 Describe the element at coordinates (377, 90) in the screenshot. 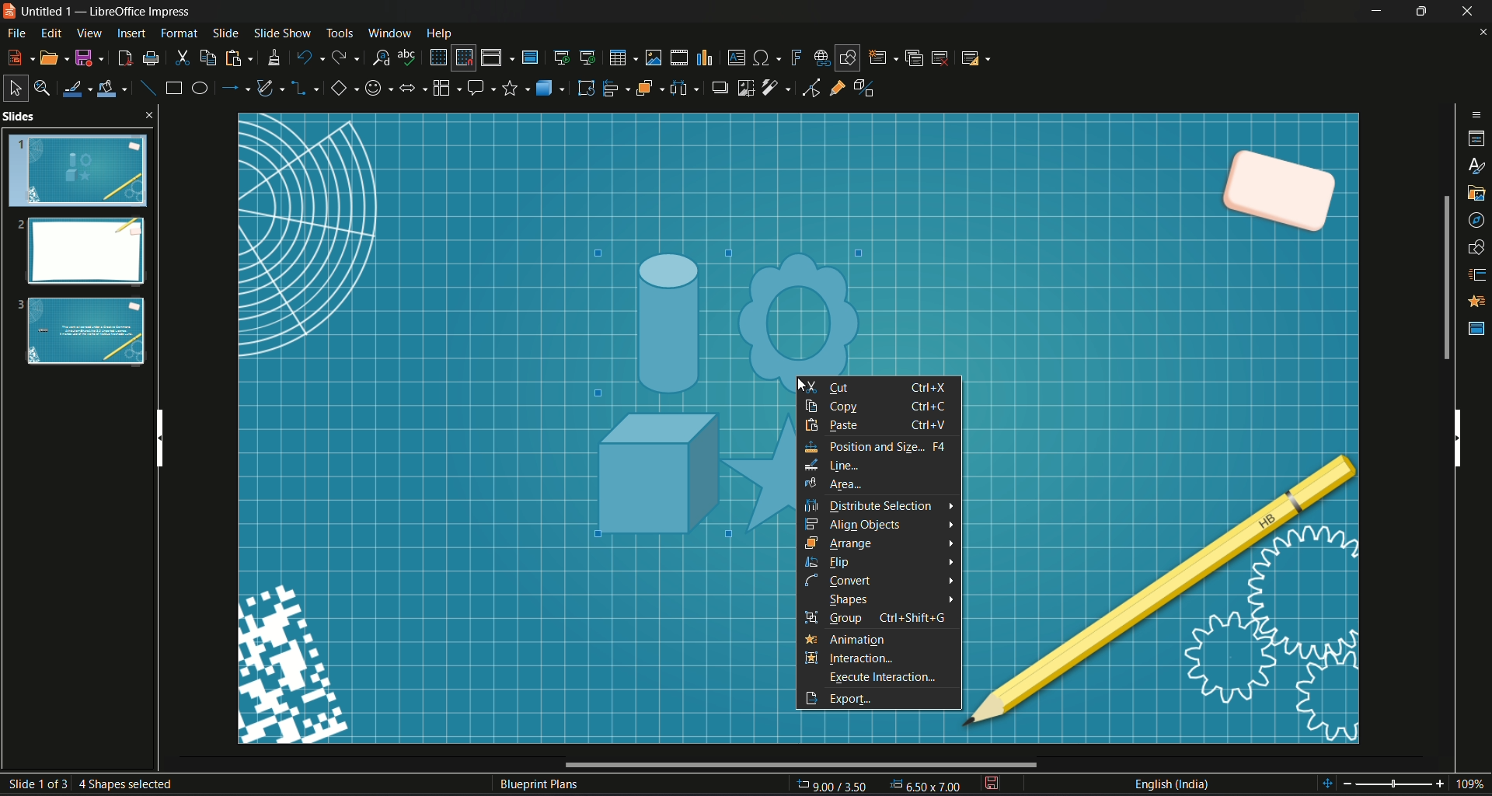

I see `symbol shape` at that location.